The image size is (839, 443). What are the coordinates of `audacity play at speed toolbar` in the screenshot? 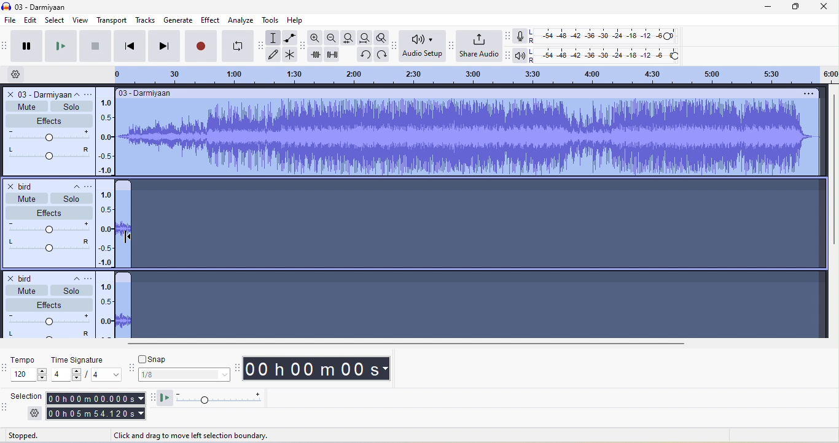 It's located at (152, 398).